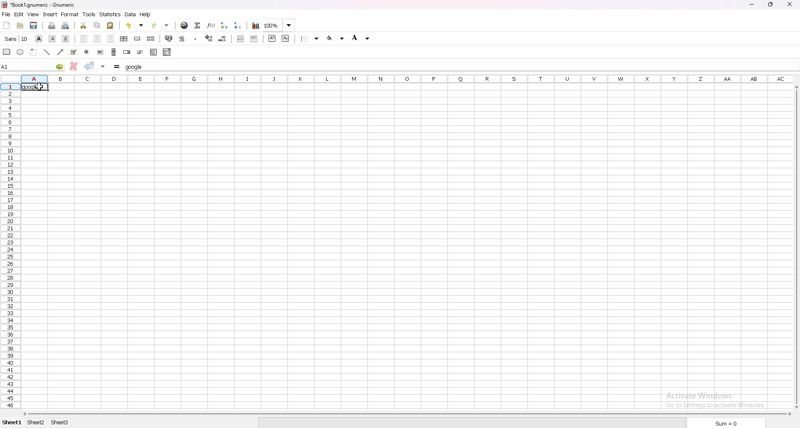 This screenshot has height=428, width=800. I want to click on cursor, so click(795, 234).